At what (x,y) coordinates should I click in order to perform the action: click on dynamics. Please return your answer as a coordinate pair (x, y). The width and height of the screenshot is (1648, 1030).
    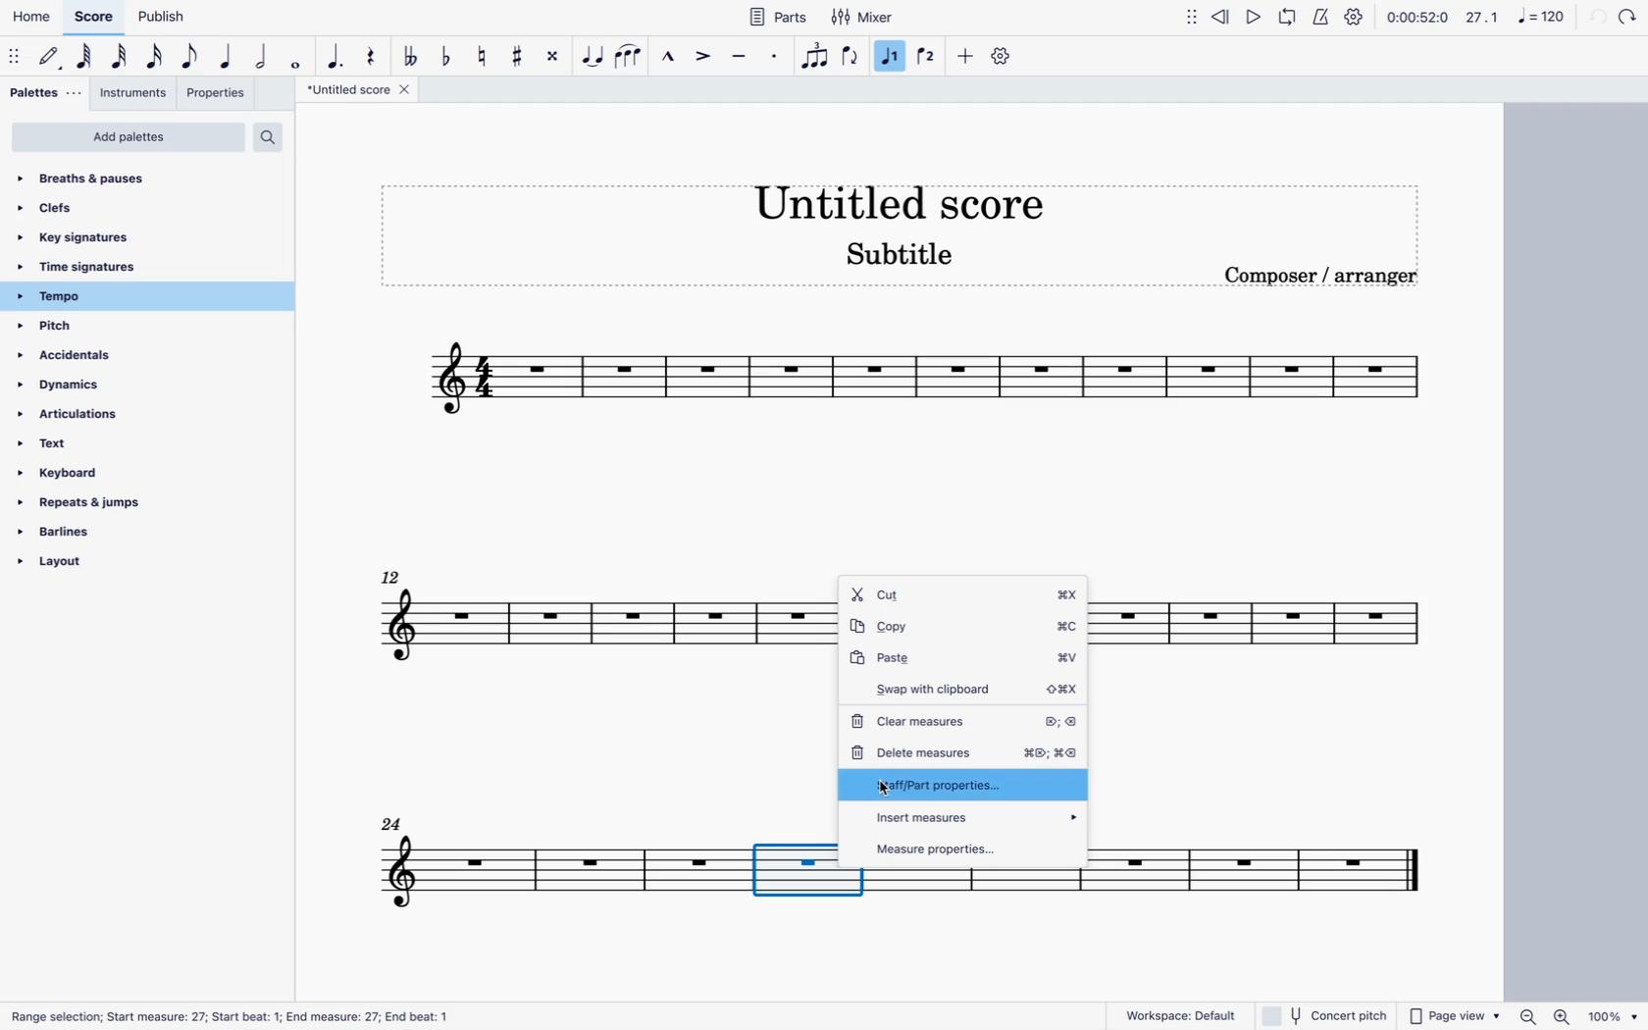
    Looking at the image, I should click on (72, 386).